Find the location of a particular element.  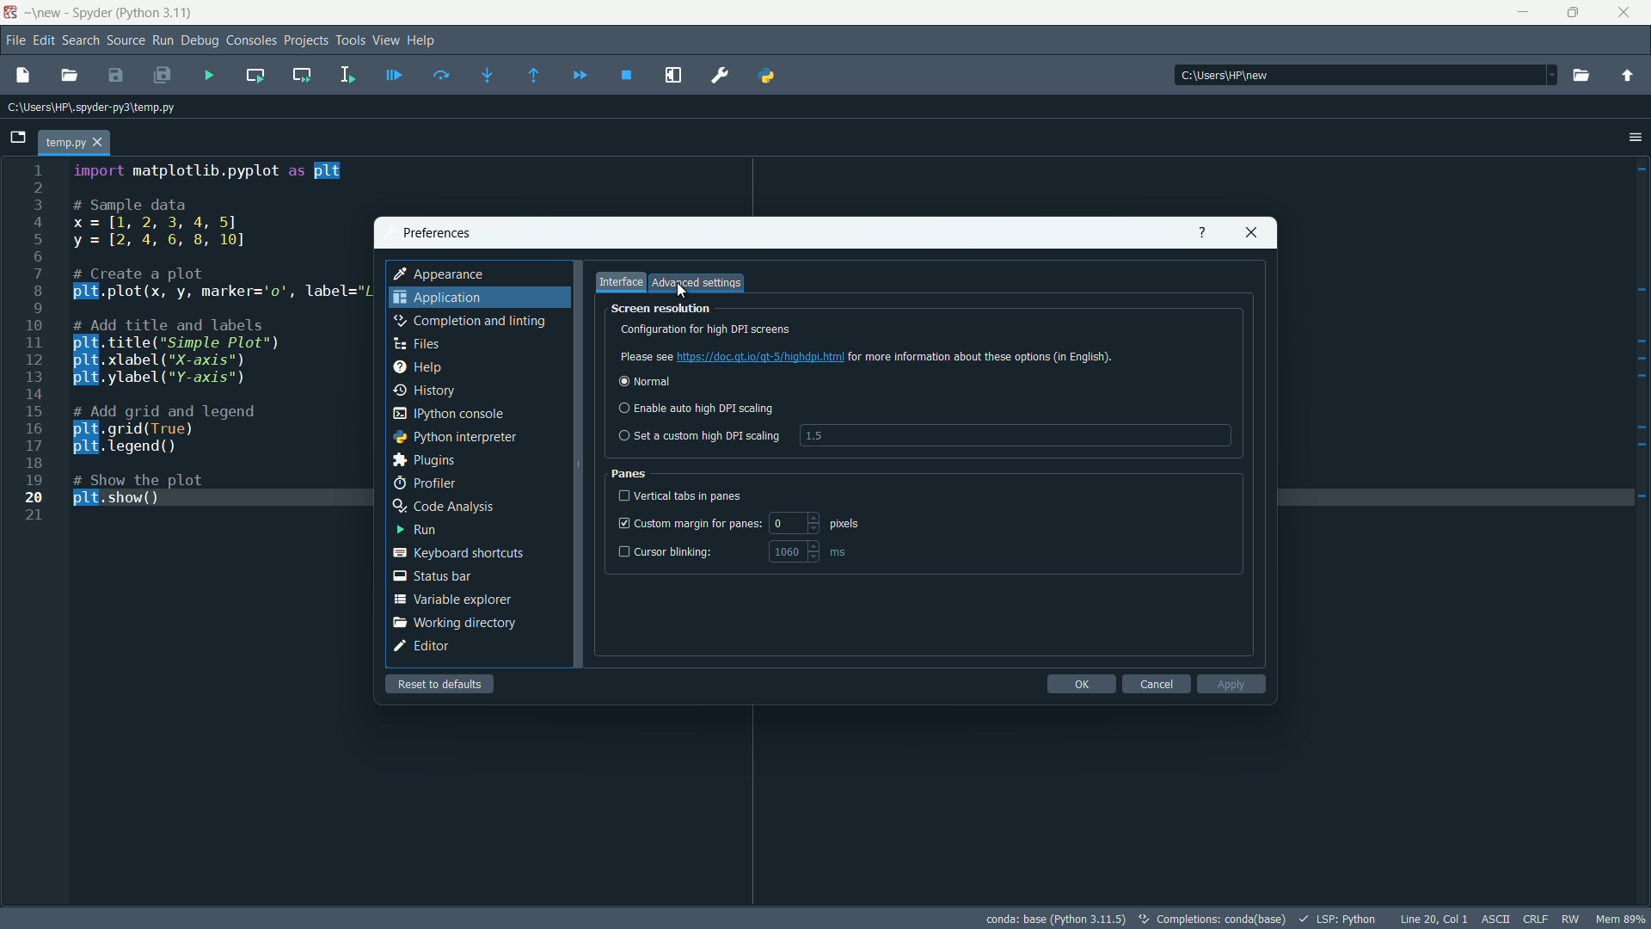

minimize is located at coordinates (1524, 12).